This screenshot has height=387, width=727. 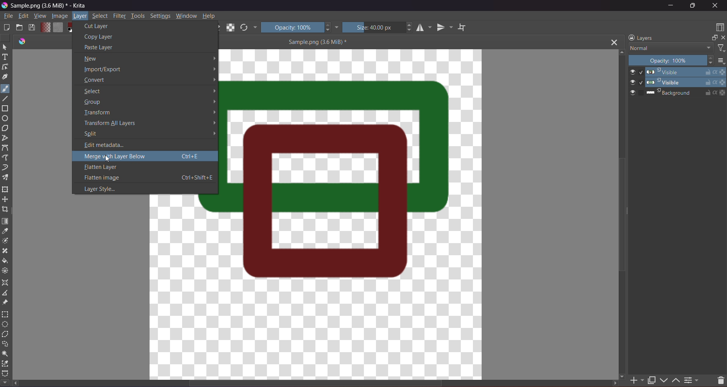 What do you see at coordinates (151, 69) in the screenshot?
I see `Import/Export` at bounding box center [151, 69].